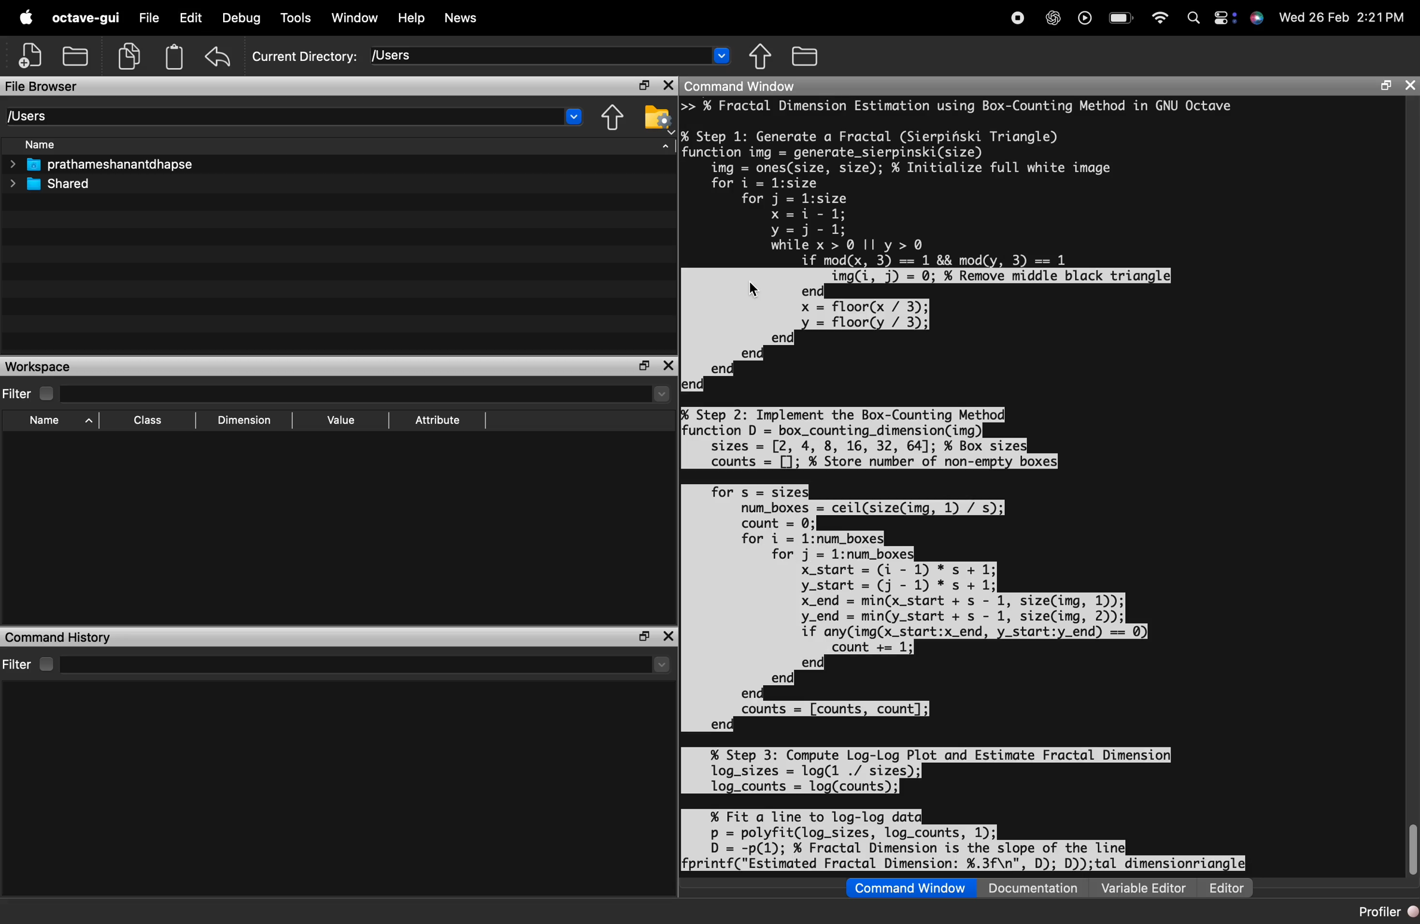  Describe the element at coordinates (348, 393) in the screenshot. I see `filter input field` at that location.